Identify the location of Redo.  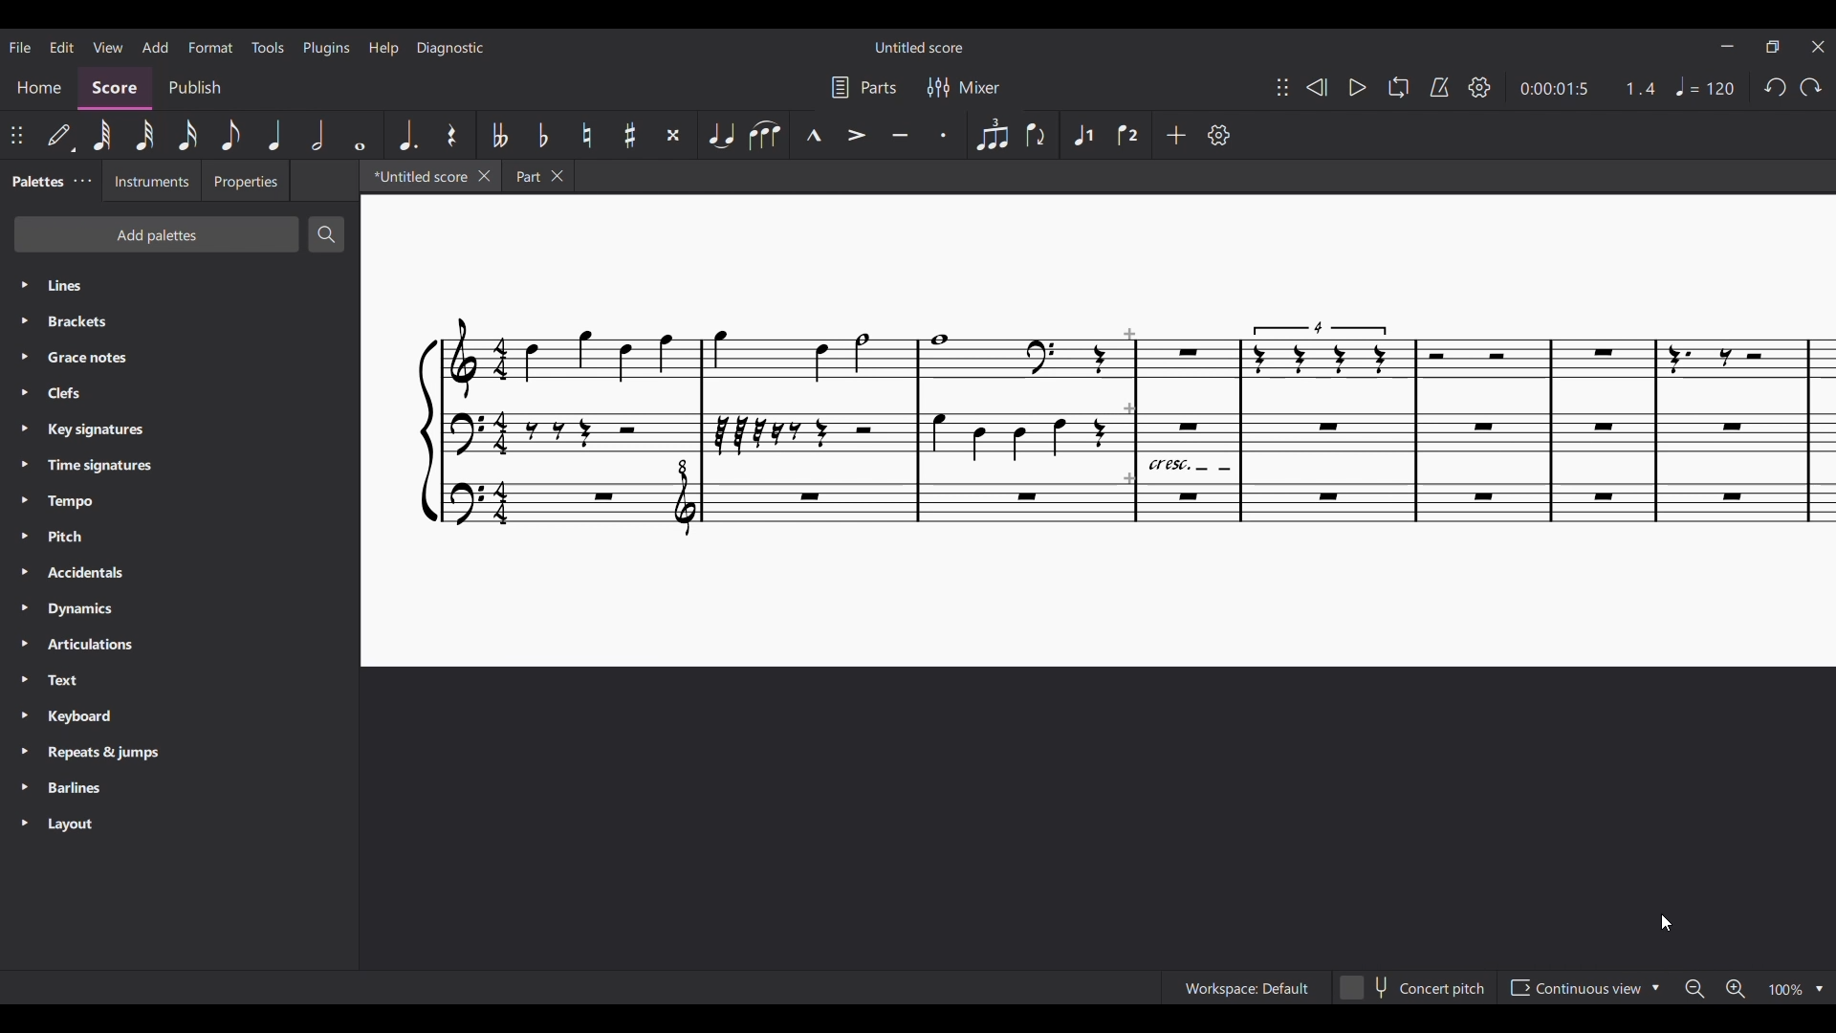
(1811, 88).